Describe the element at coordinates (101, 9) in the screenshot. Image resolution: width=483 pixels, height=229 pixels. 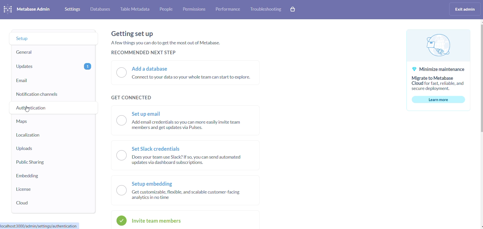
I see `databases` at that location.